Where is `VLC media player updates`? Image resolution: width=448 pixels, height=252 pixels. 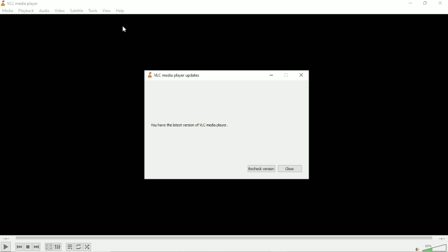 VLC media player updates is located at coordinates (177, 76).